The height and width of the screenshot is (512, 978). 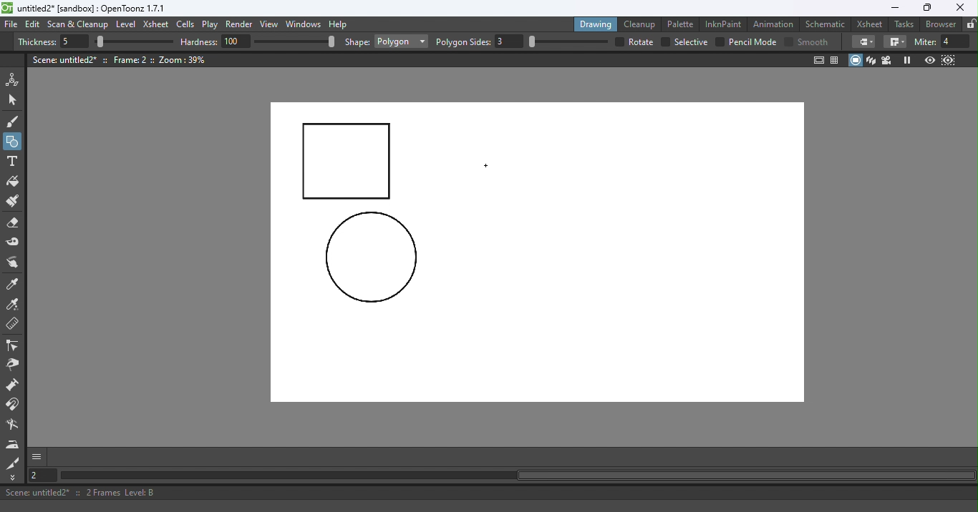 I want to click on Status bar, so click(x=489, y=493).